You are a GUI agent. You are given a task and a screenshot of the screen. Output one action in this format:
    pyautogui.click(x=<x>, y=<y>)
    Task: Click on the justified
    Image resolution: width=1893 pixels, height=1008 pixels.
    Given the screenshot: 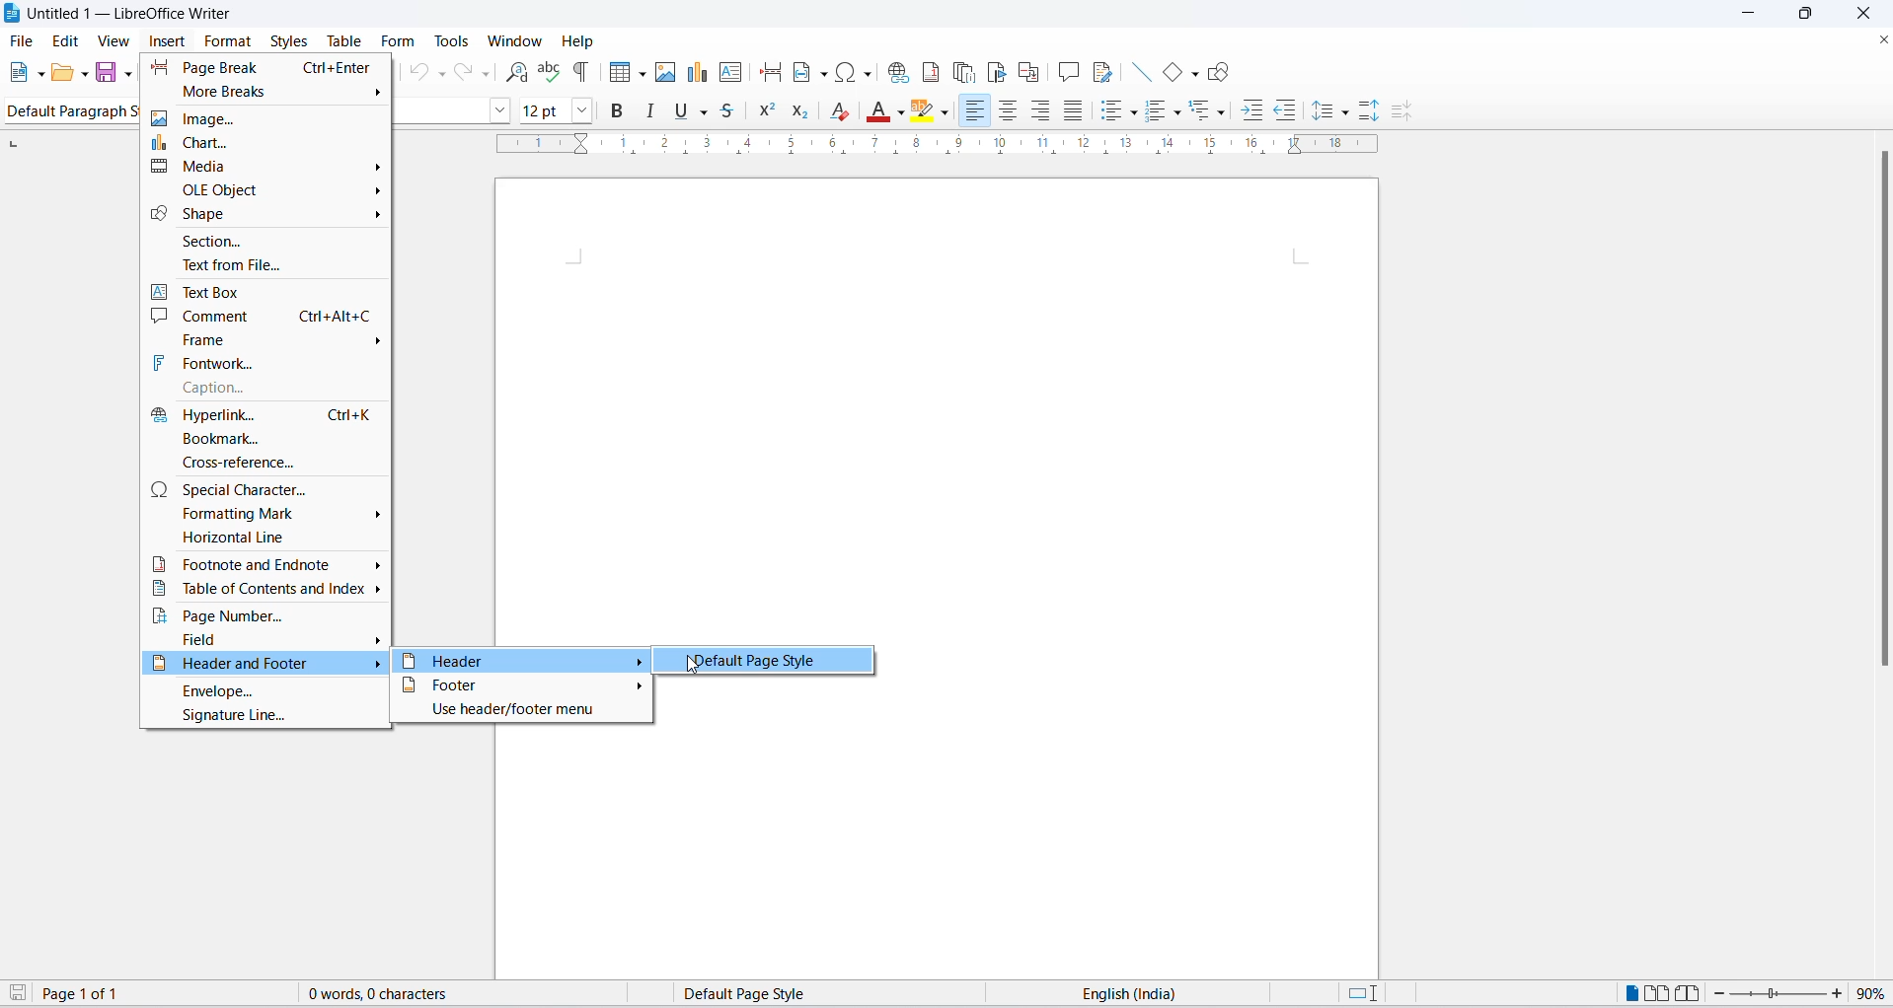 What is the action you would take?
    pyautogui.click(x=1071, y=111)
    